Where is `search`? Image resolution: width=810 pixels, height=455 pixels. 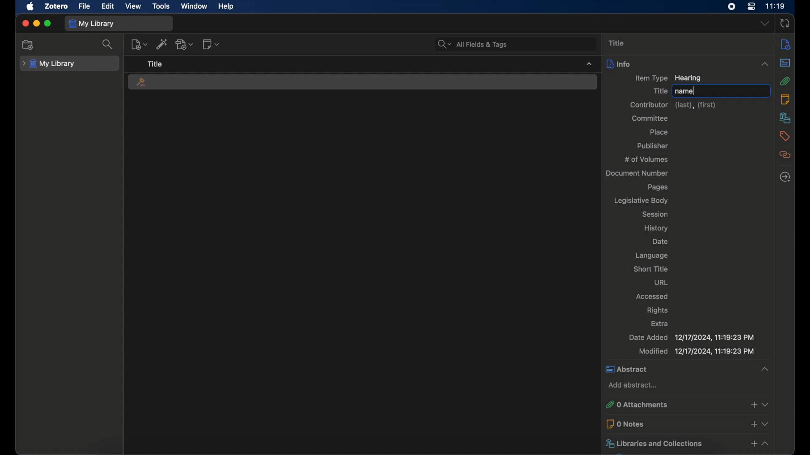 search is located at coordinates (472, 45).